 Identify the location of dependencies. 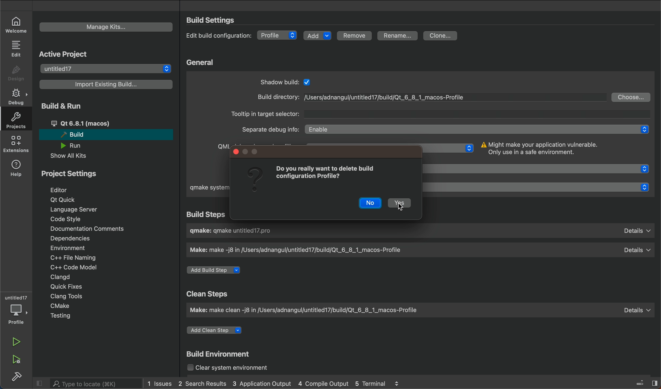
(76, 237).